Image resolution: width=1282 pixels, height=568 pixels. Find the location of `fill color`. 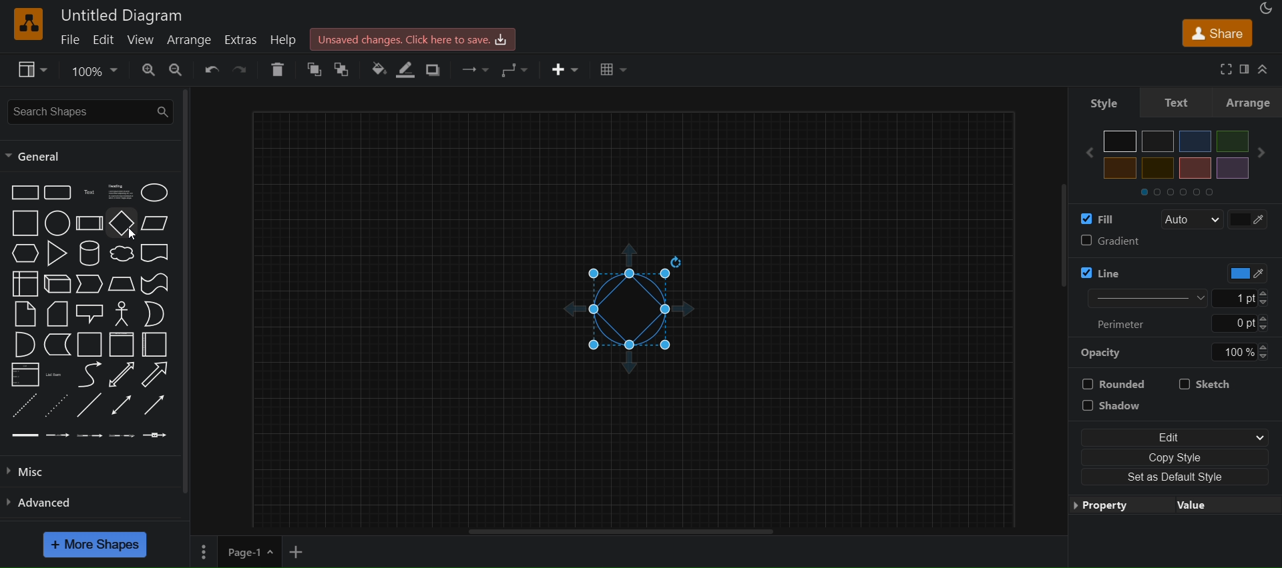

fill color is located at coordinates (377, 68).